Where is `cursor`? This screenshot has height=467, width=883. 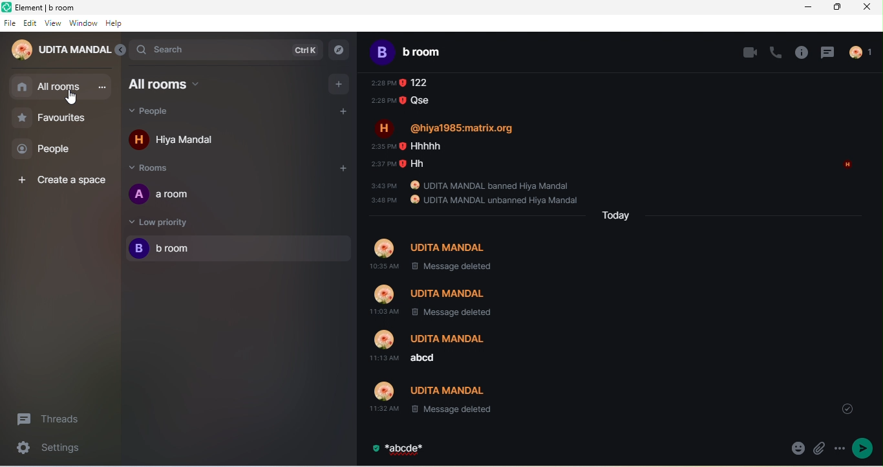 cursor is located at coordinates (72, 100).